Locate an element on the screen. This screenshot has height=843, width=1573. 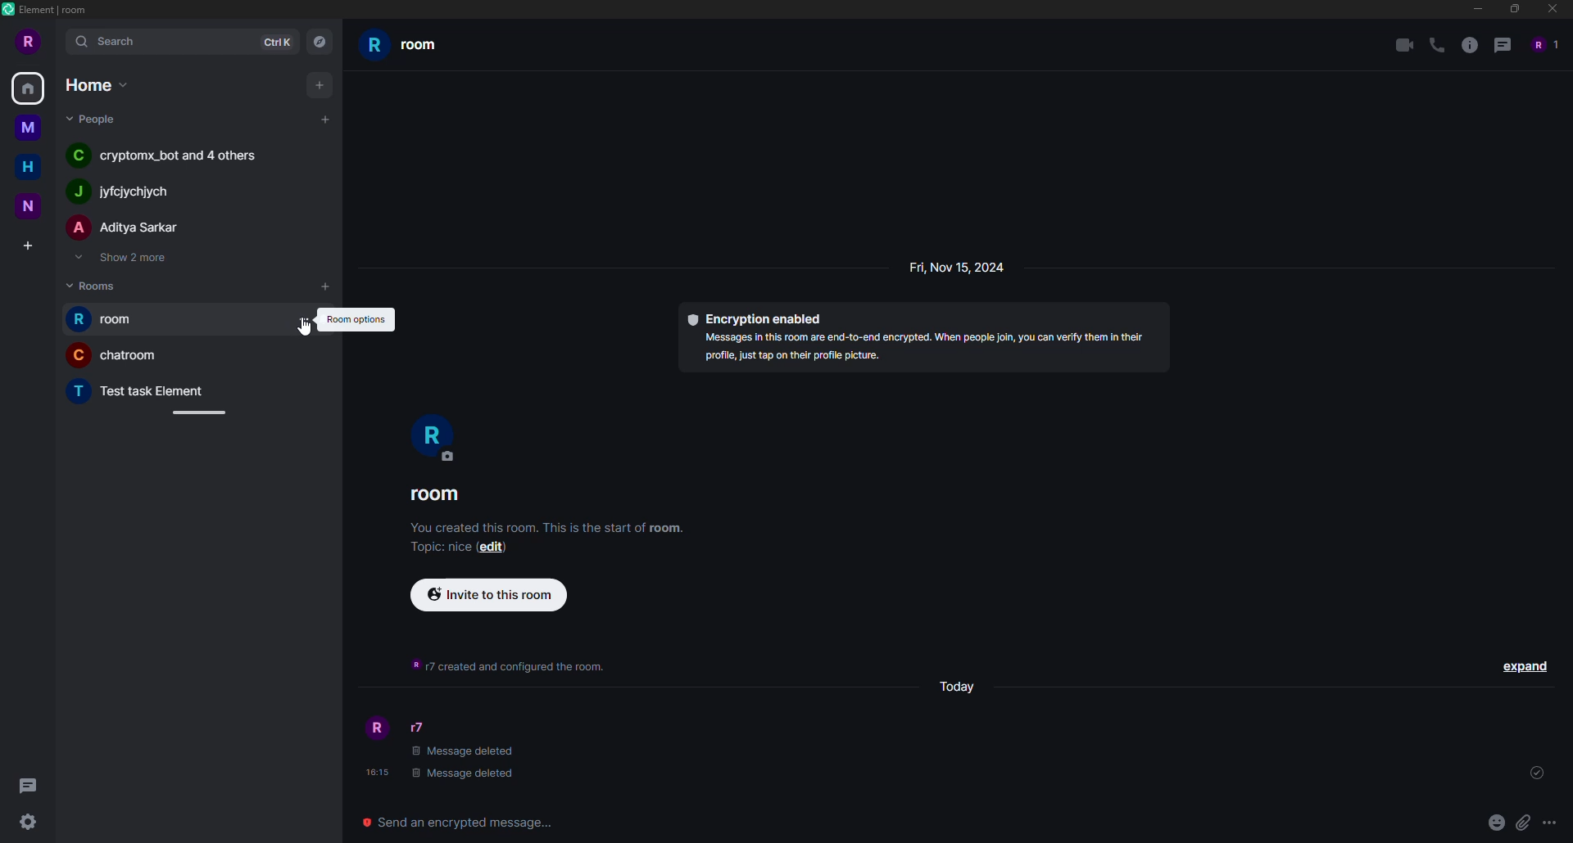
| Message deleted is located at coordinates (469, 773).